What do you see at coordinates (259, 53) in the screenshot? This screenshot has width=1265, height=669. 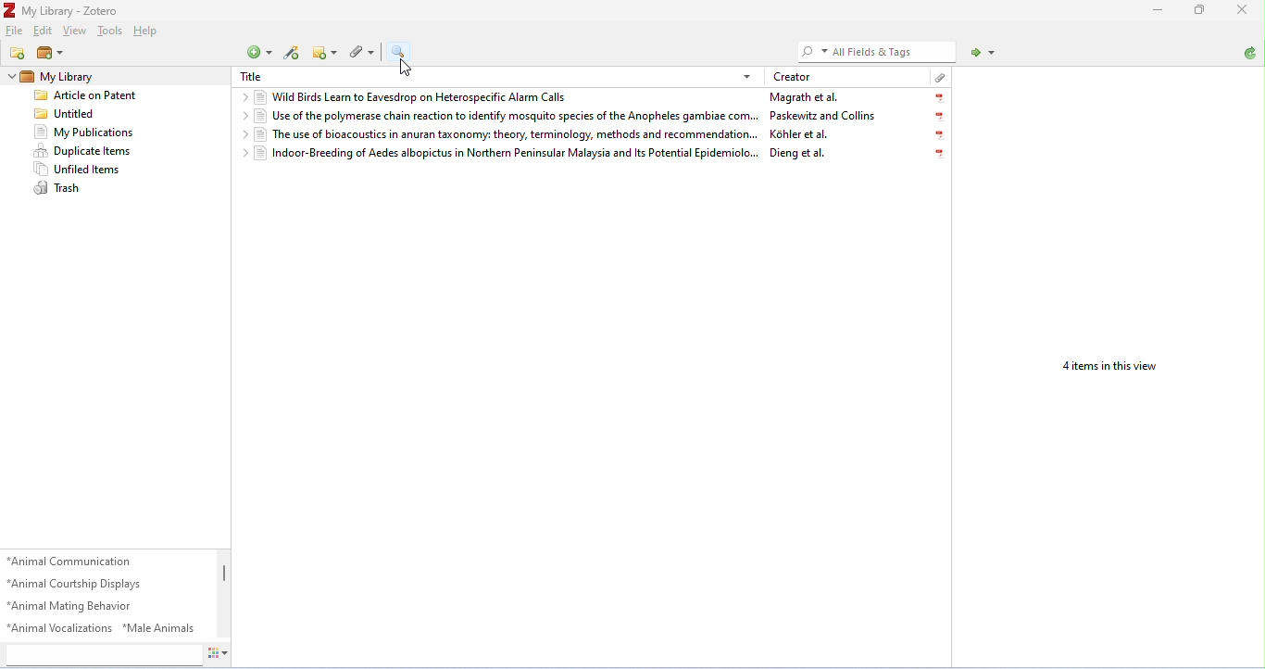 I see `new item` at bounding box center [259, 53].